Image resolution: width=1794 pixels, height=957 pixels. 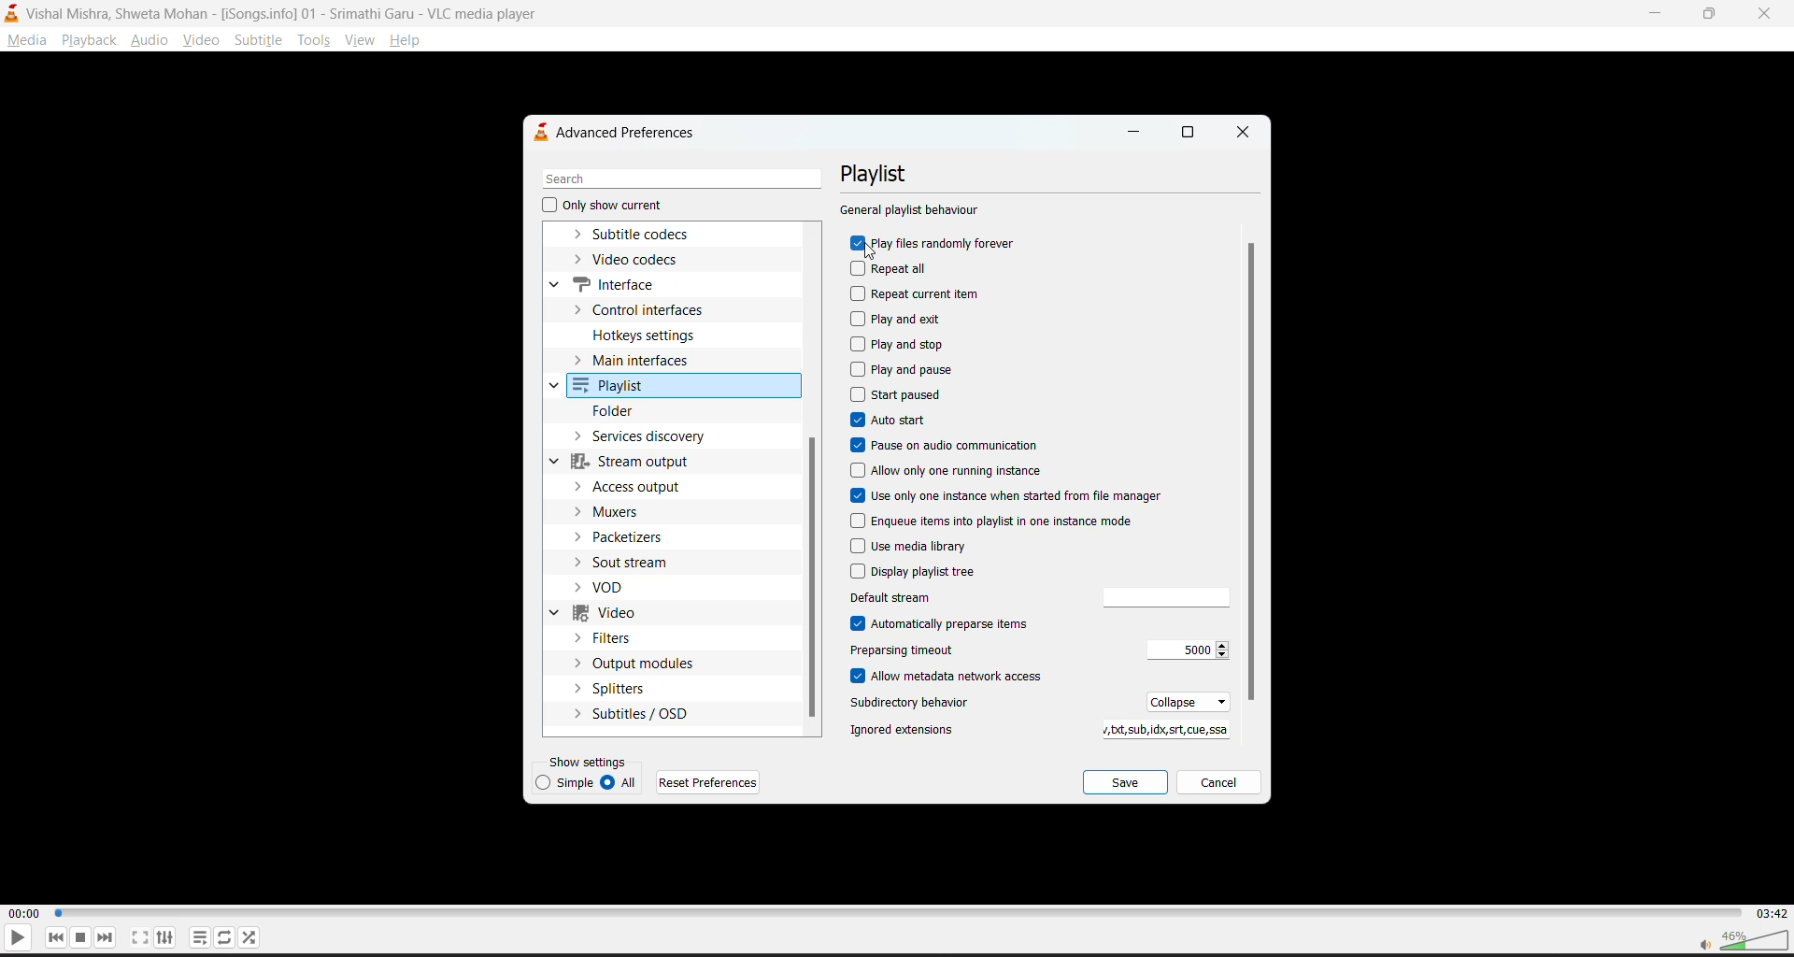 What do you see at coordinates (896, 910) in the screenshot?
I see `track slider` at bounding box center [896, 910].